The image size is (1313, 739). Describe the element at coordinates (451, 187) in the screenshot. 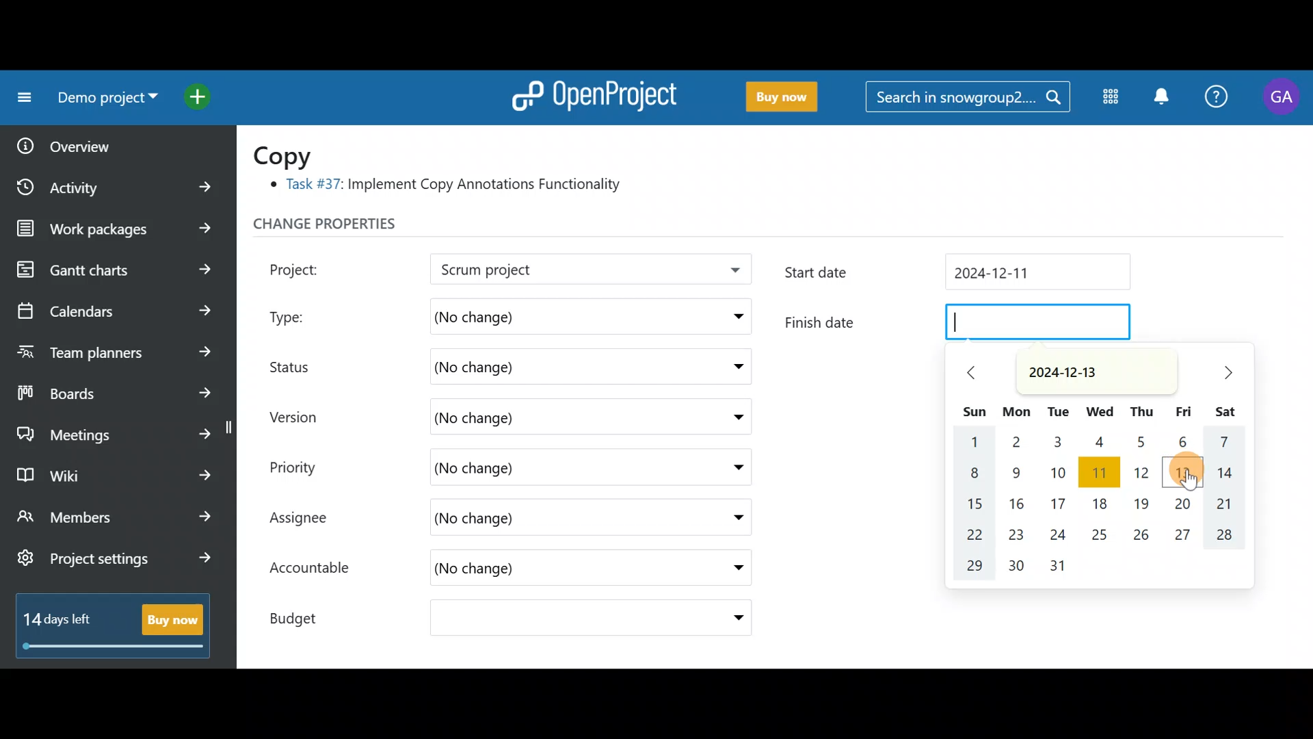

I see `® Task #37: Implement Copy Annotations Functionality` at that location.